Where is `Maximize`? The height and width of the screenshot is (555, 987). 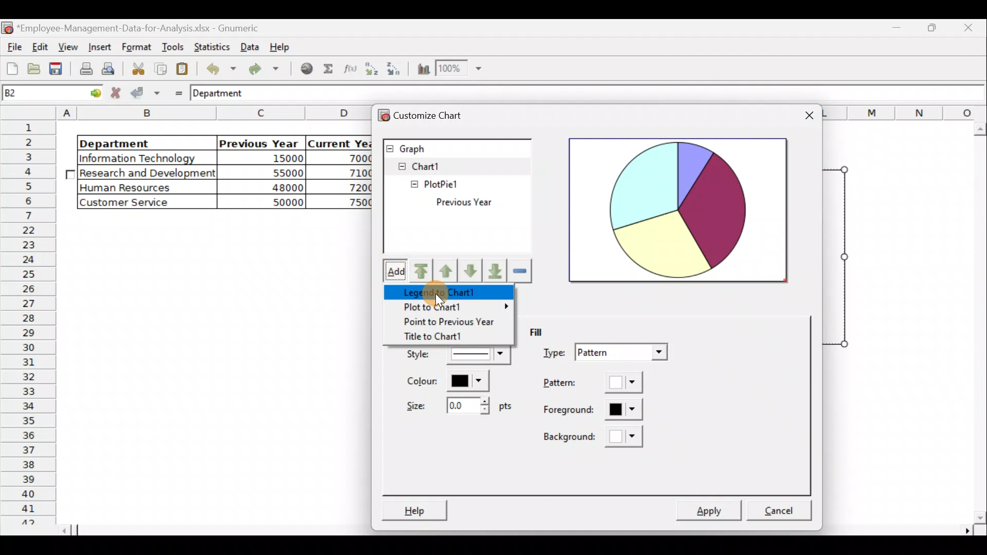
Maximize is located at coordinates (900, 29).